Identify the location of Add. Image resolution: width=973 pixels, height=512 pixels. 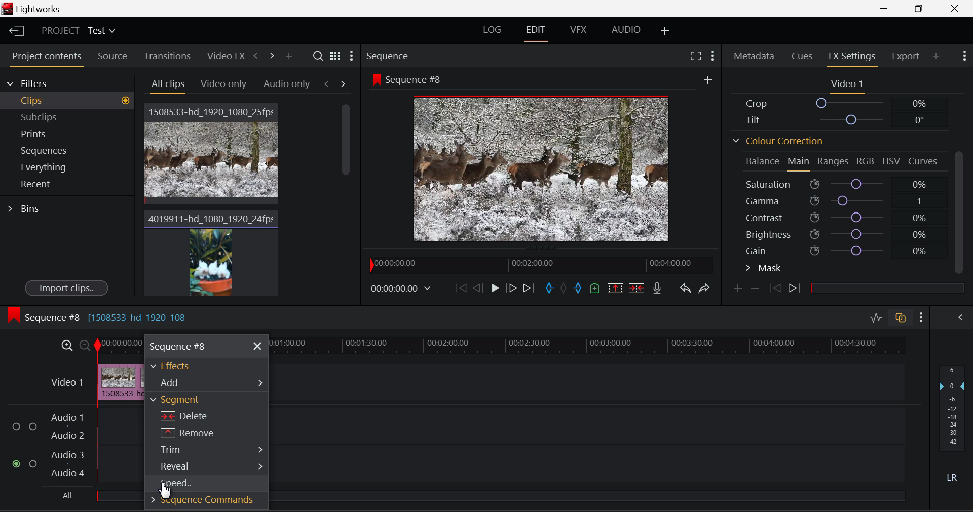
(210, 385).